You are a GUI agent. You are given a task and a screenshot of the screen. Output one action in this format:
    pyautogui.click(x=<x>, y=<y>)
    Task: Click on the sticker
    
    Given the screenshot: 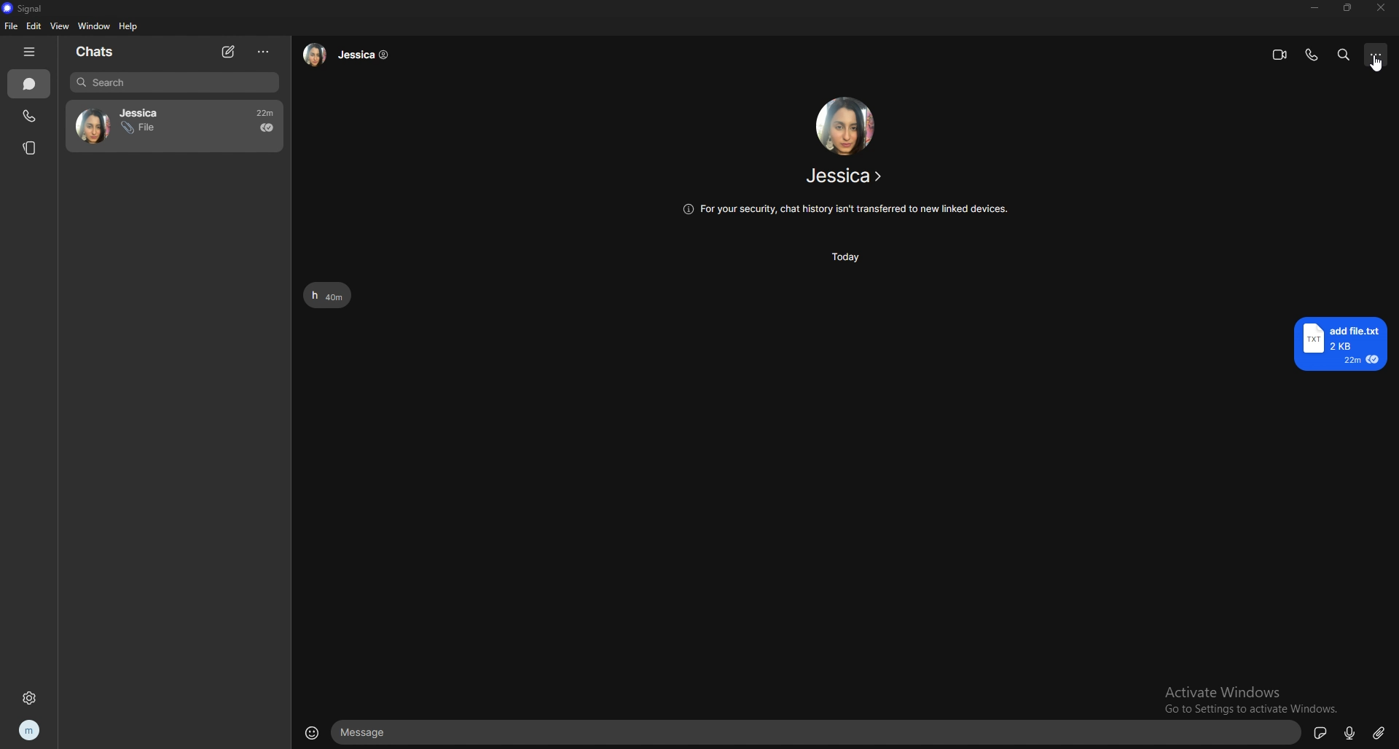 What is the action you would take?
    pyautogui.click(x=1321, y=732)
    